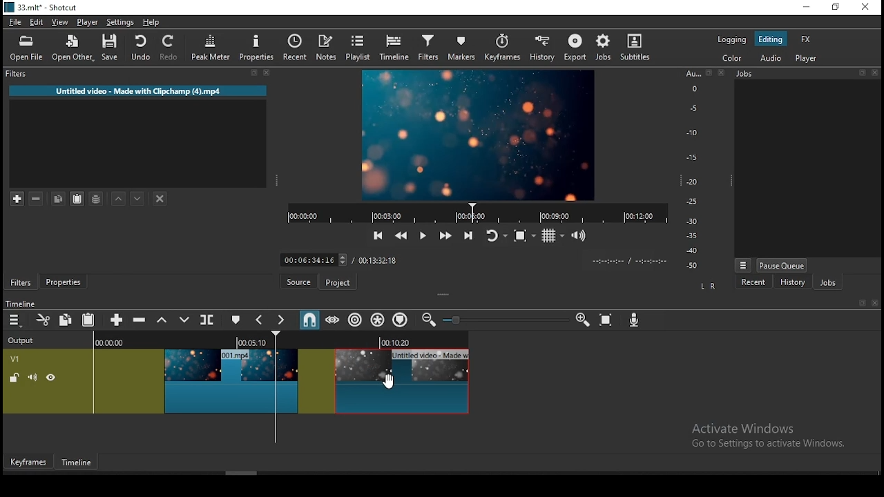 This screenshot has height=497, width=884. I want to click on menu, so click(15, 320).